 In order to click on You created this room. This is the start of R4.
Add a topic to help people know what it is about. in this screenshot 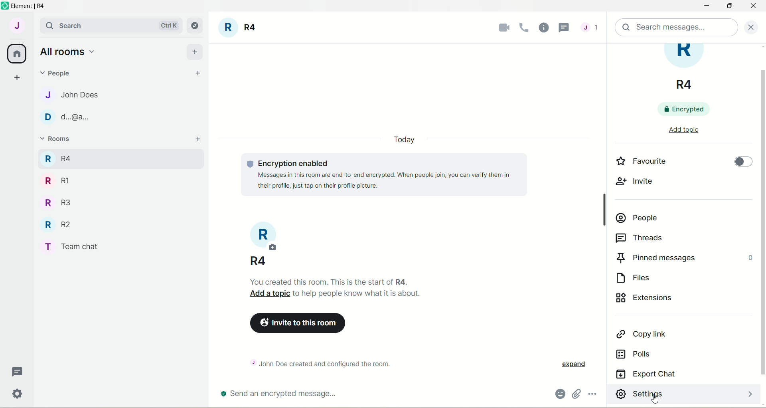, I will do `click(361, 289)`.